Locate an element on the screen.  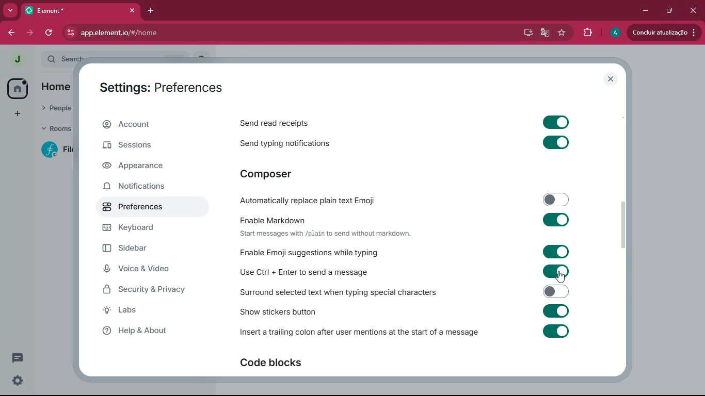
enable emoji is located at coordinates (310, 253).